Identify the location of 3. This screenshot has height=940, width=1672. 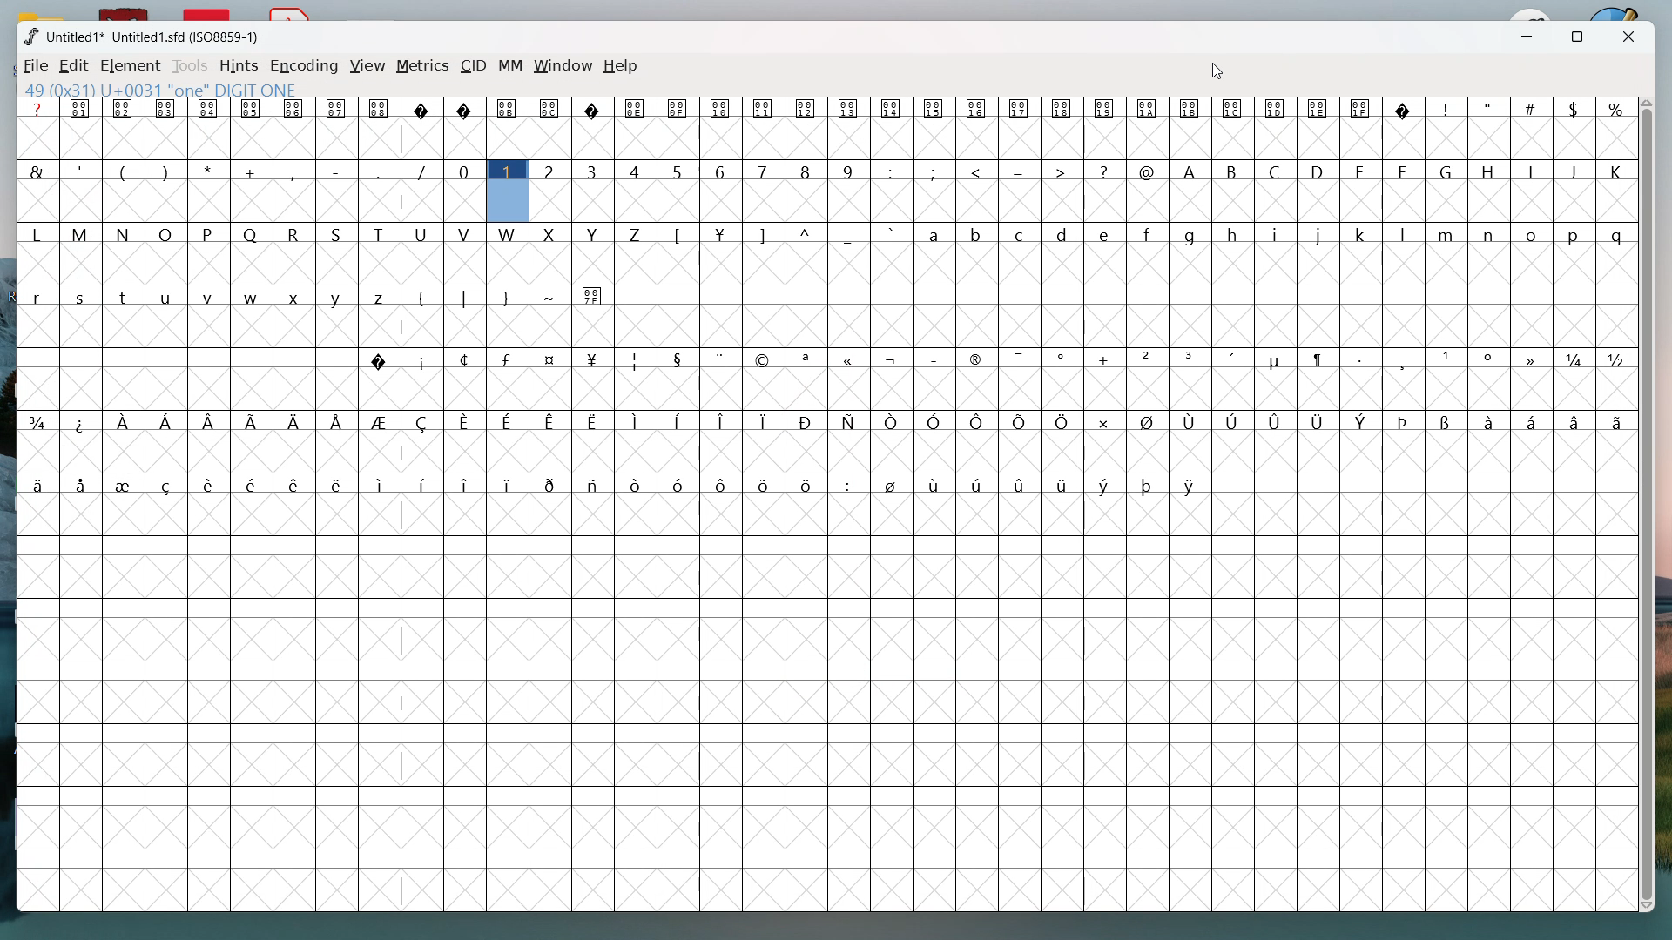
(594, 171).